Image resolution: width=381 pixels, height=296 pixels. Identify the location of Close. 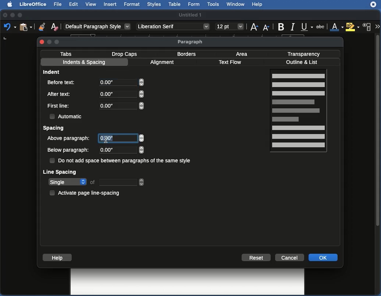
(42, 41).